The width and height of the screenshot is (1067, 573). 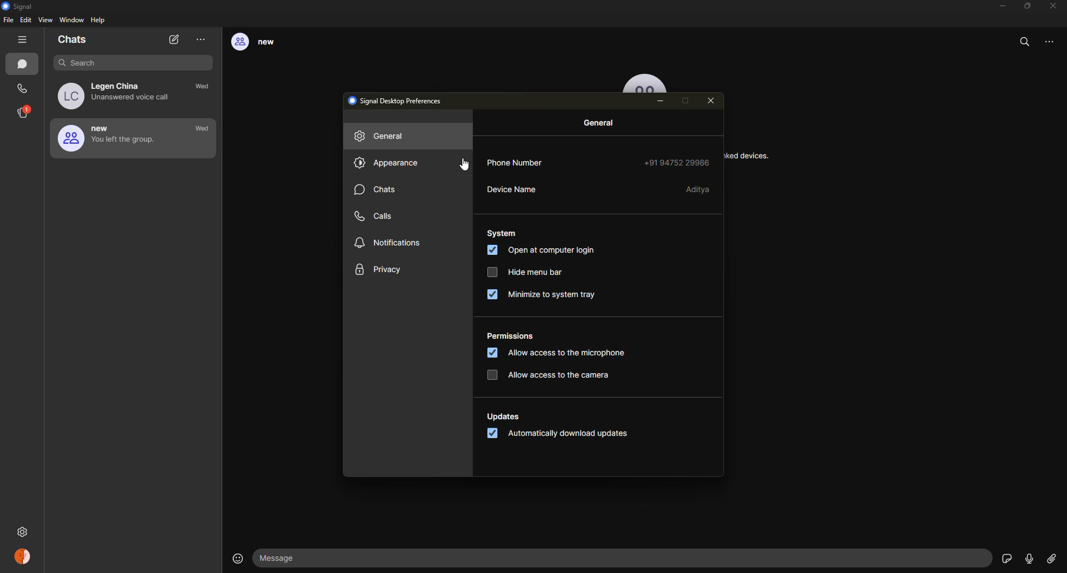 I want to click on new chat, so click(x=175, y=40).